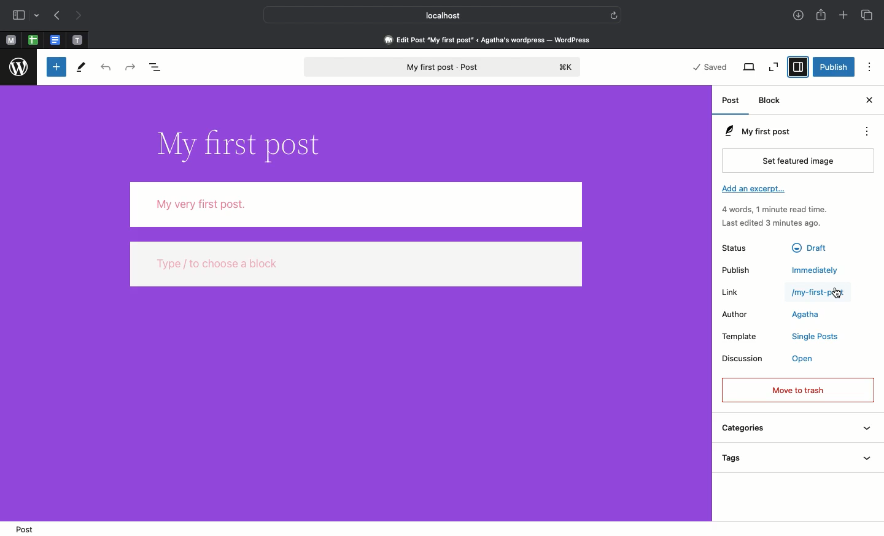  I want to click on My first post, so click(775, 130).